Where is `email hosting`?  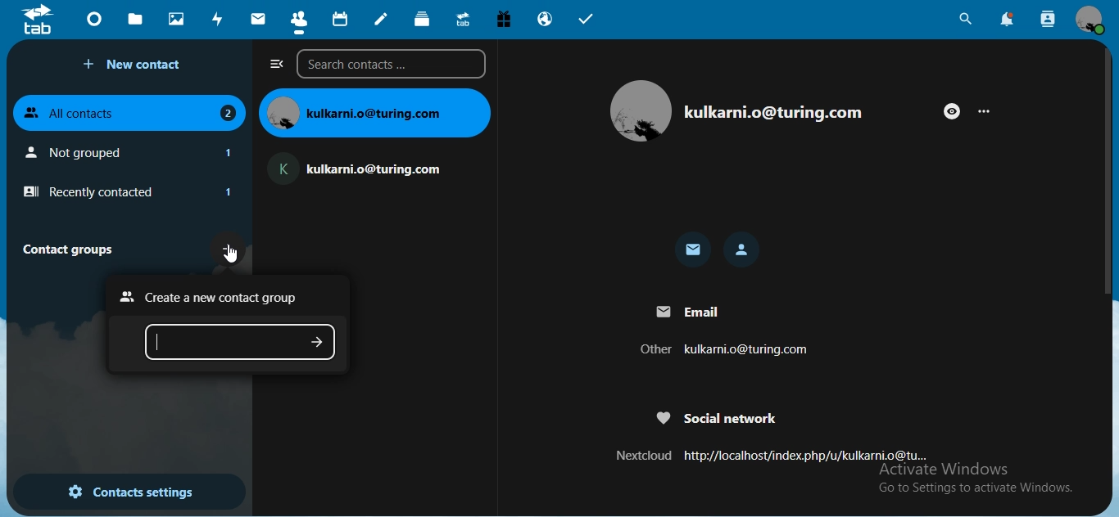
email hosting is located at coordinates (546, 19).